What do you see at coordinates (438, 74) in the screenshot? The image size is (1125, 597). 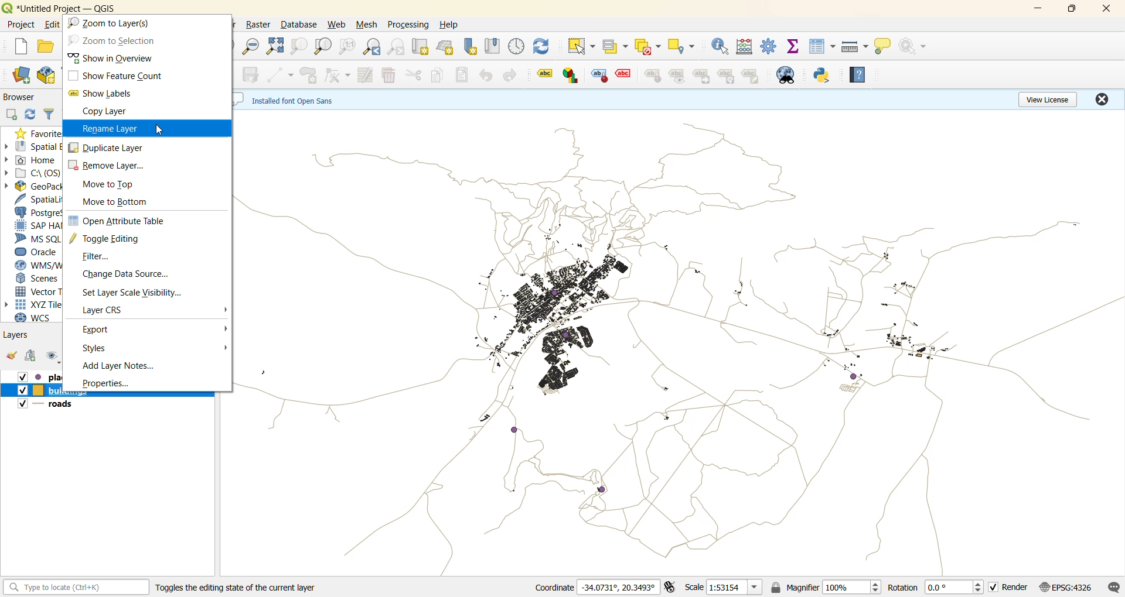 I see `copy` at bounding box center [438, 74].